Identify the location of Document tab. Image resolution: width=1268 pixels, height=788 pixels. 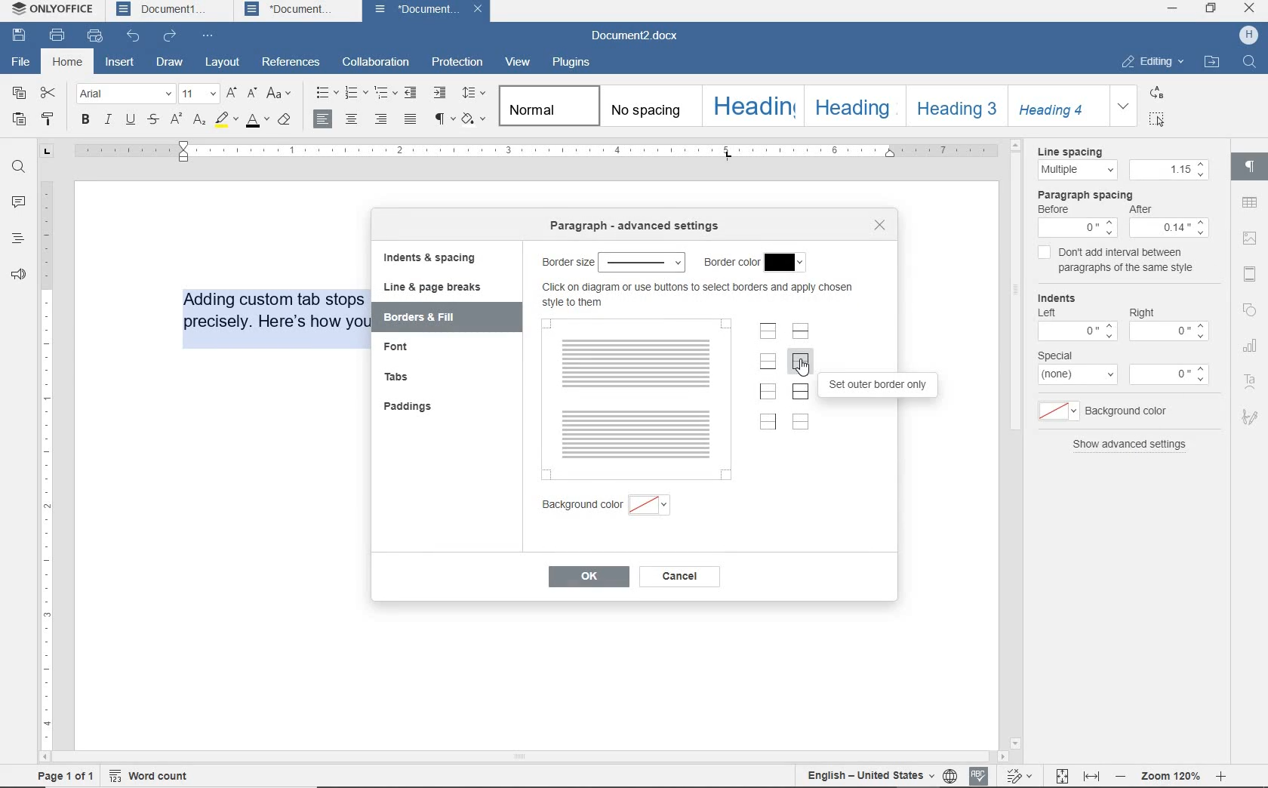
(292, 10).